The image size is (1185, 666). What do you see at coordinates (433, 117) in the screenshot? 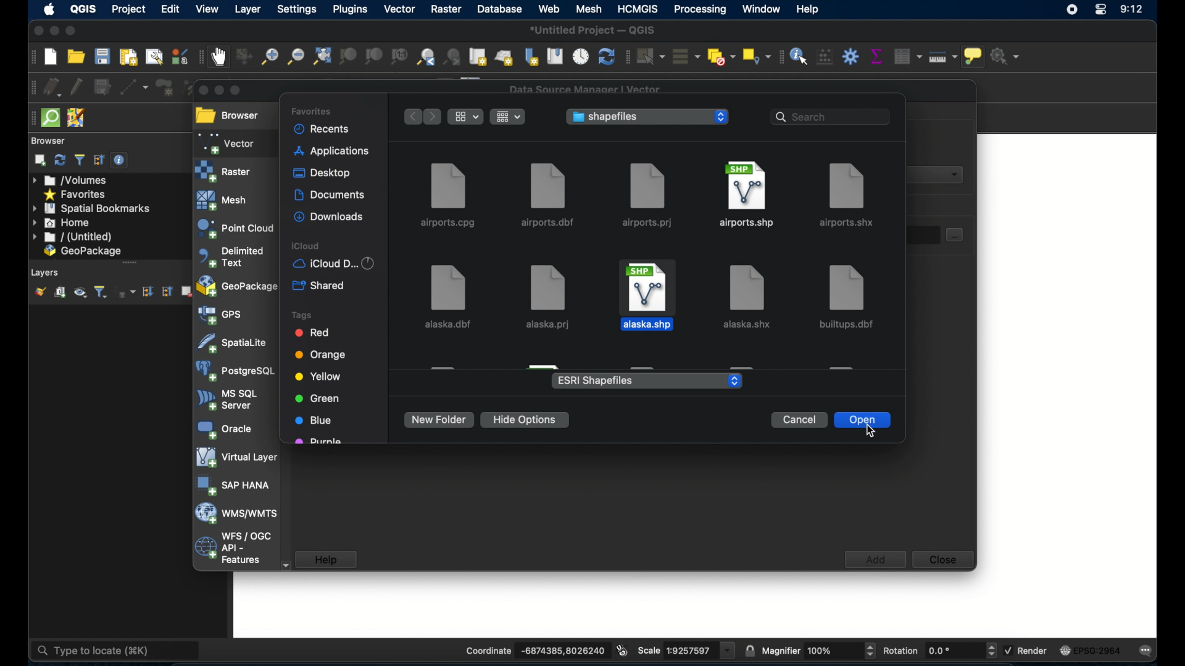
I see `forward` at bounding box center [433, 117].